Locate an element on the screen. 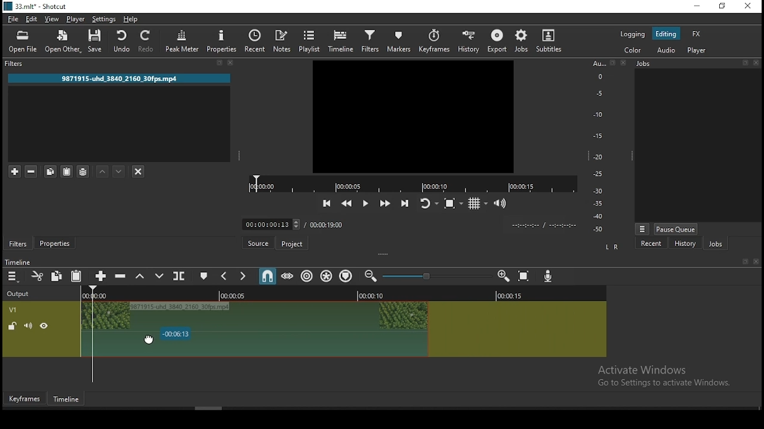 The image size is (764, 429). view/hide is located at coordinates (44, 326).